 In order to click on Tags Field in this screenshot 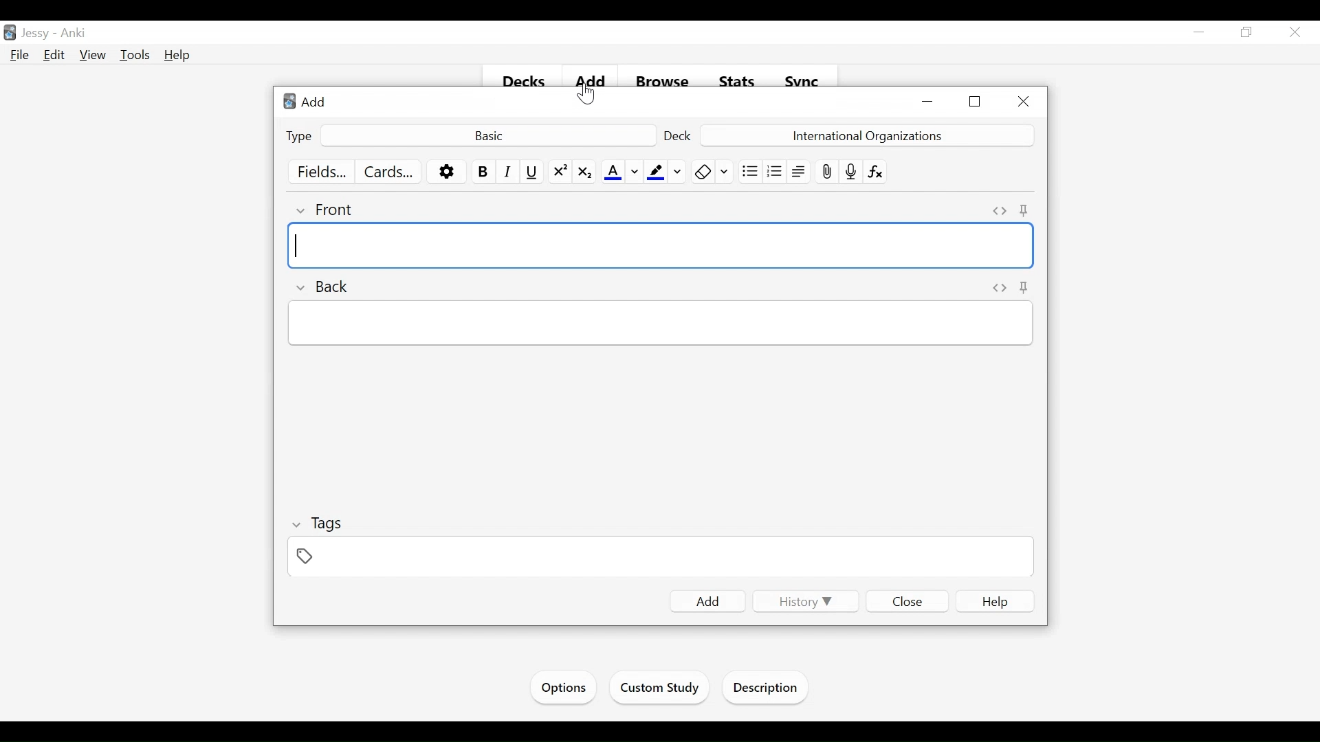, I will do `click(661, 559)`.